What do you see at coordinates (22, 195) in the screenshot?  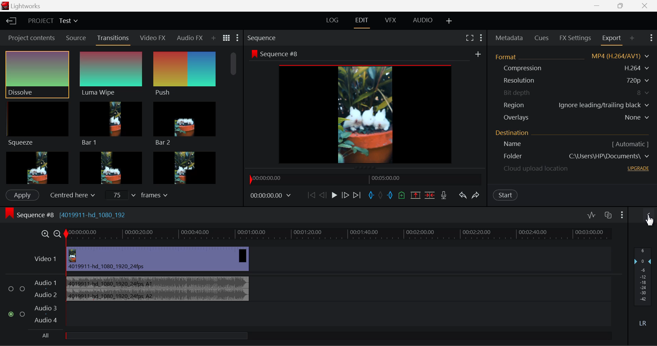 I see `Apply` at bounding box center [22, 195].